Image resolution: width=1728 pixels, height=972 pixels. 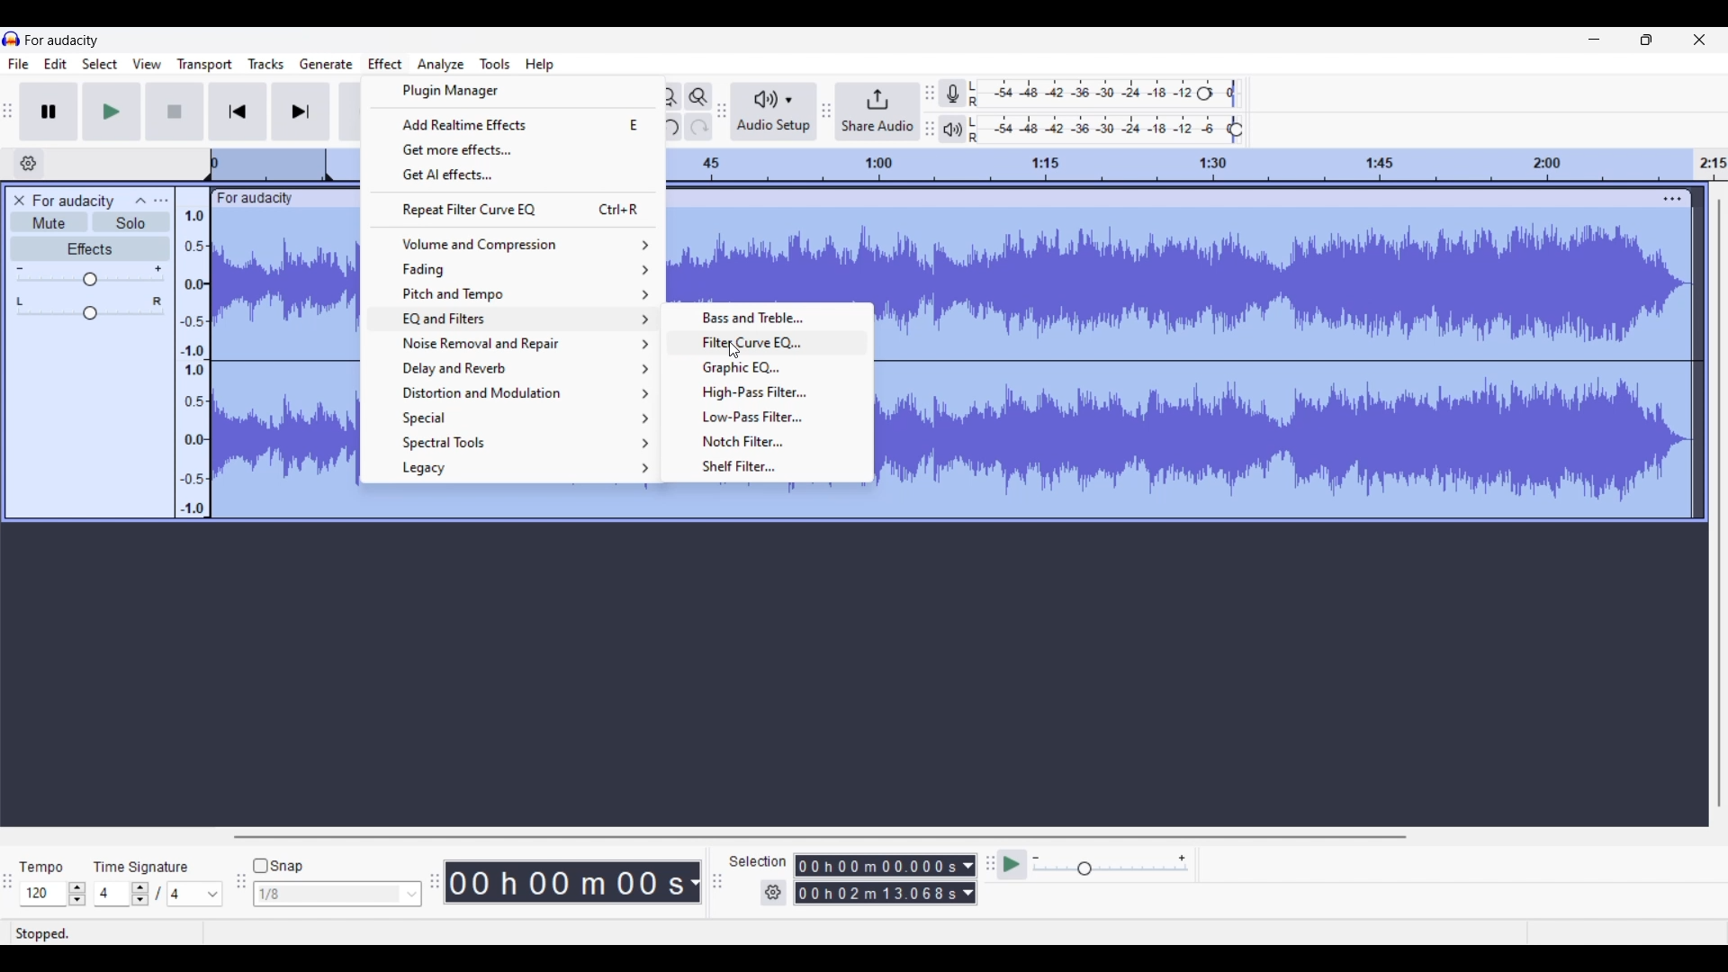 What do you see at coordinates (515, 393) in the screenshot?
I see `Distortion and Modulation options` at bounding box center [515, 393].